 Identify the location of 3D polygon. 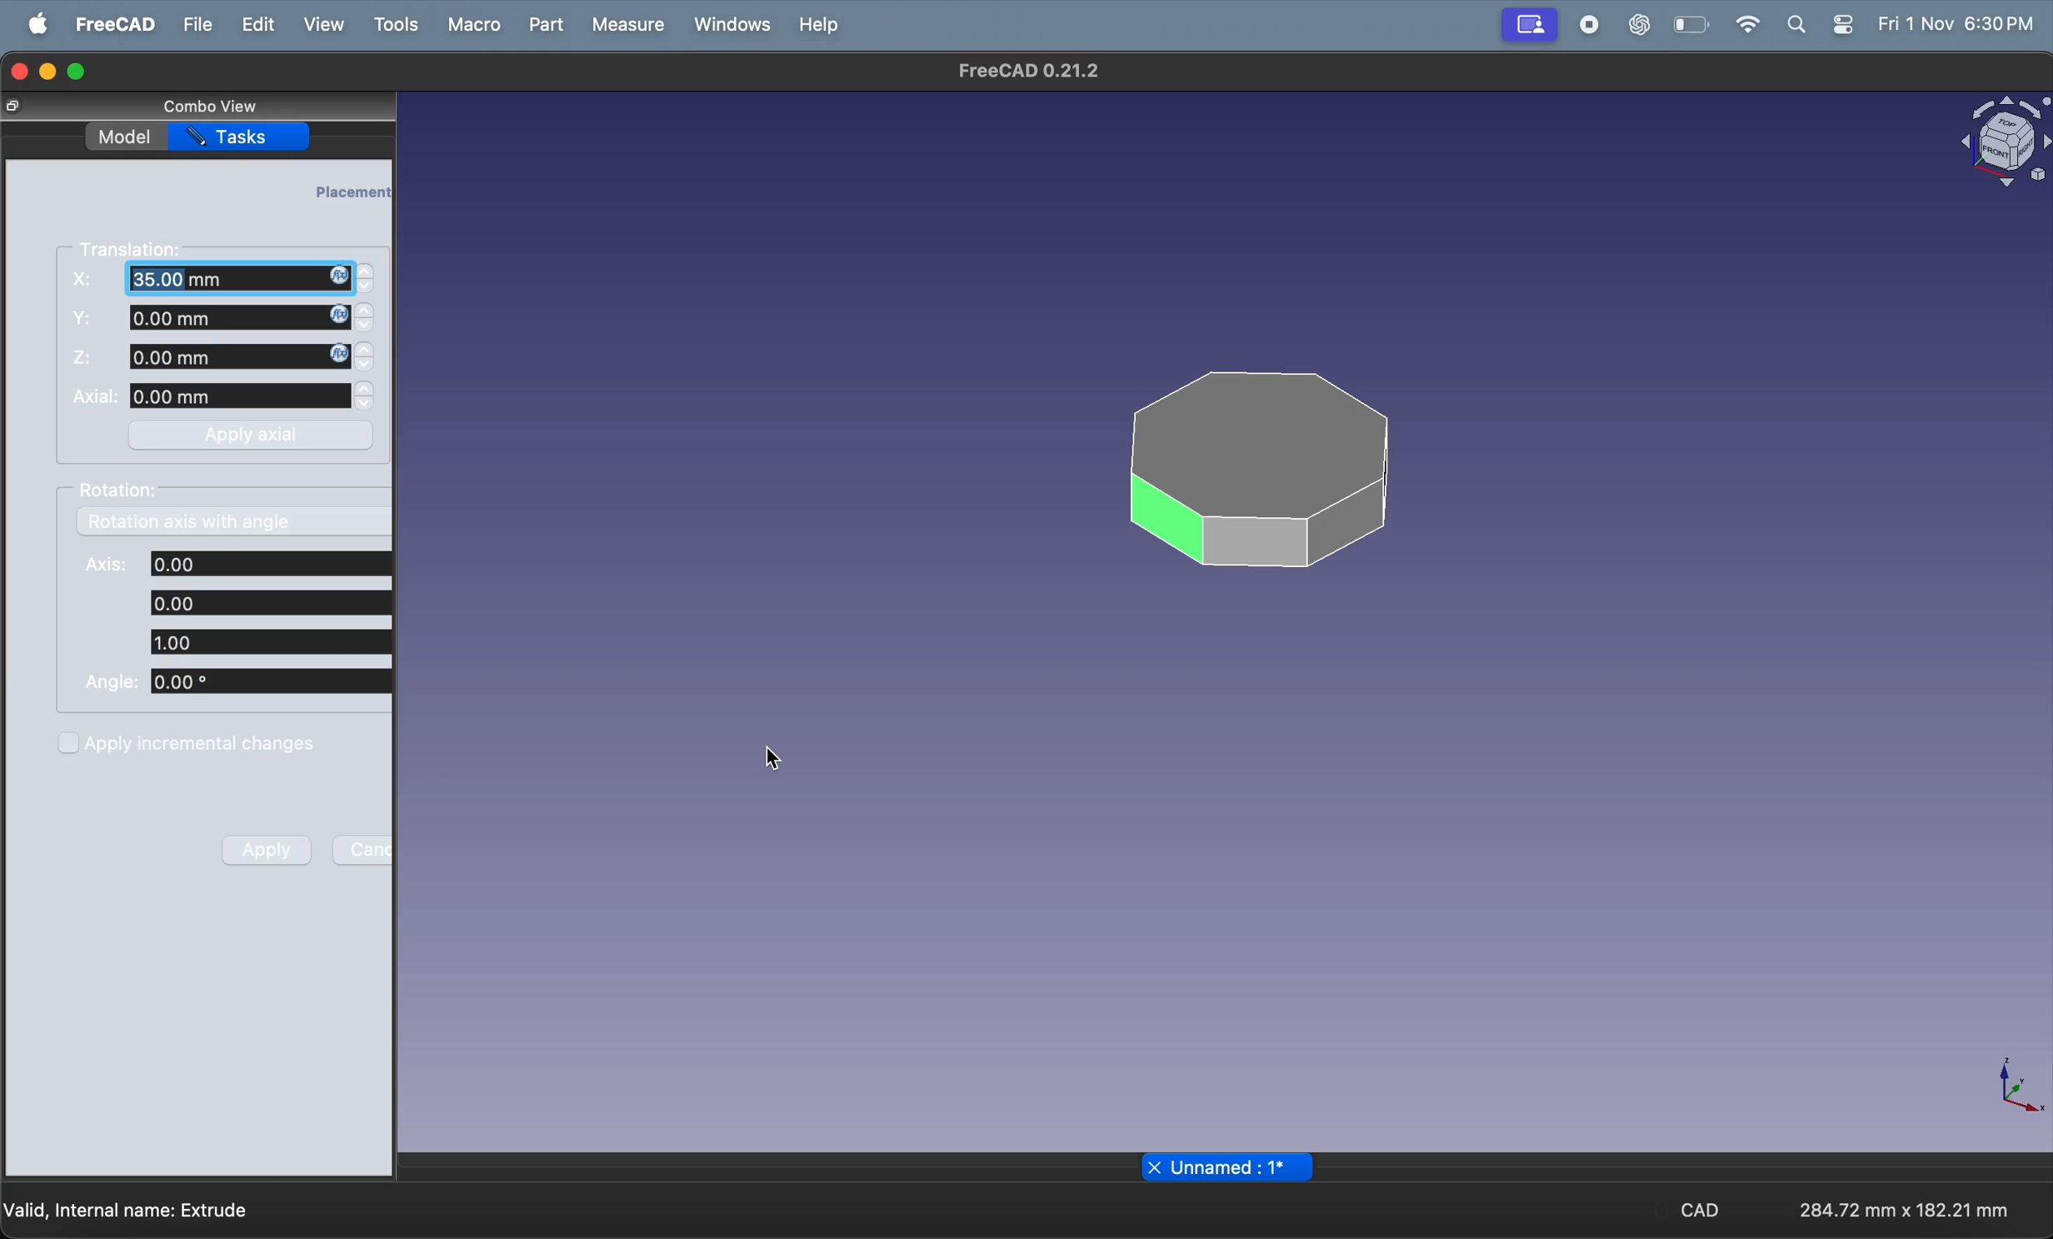
(1253, 469).